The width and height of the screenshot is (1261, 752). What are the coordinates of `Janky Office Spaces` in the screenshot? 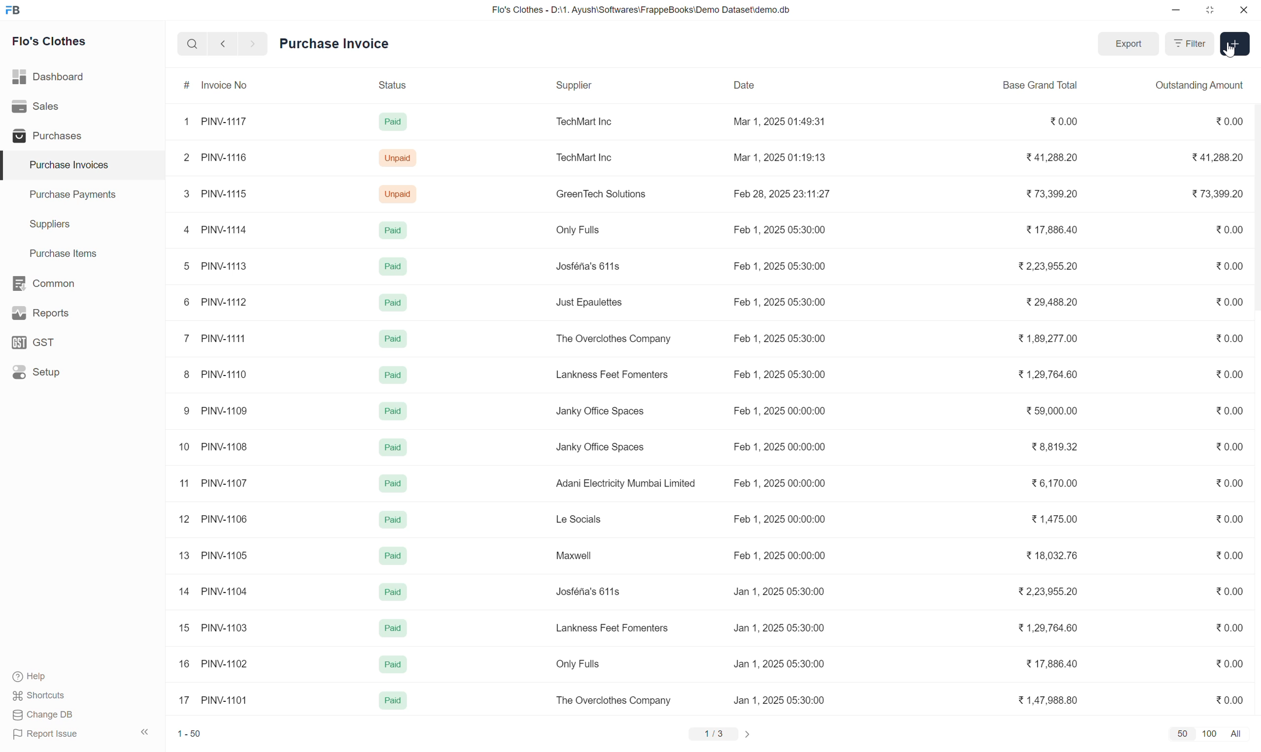 It's located at (601, 447).